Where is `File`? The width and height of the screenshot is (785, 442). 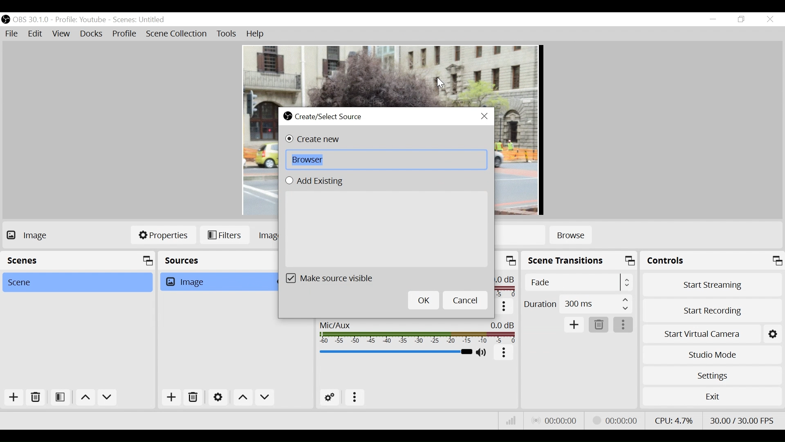
File is located at coordinates (11, 34).